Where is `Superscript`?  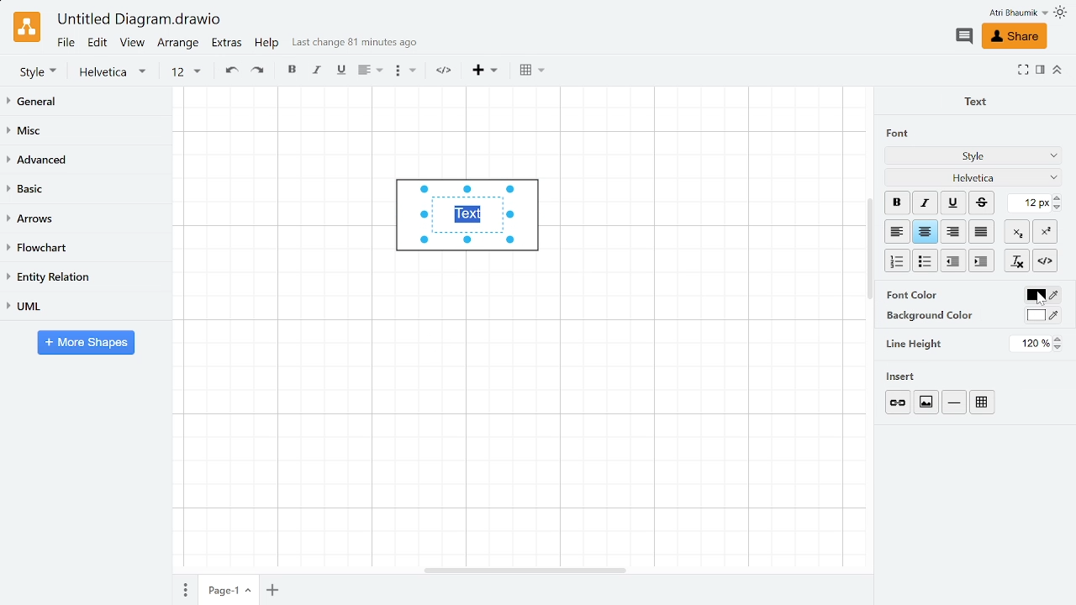 Superscript is located at coordinates (1045, 230).